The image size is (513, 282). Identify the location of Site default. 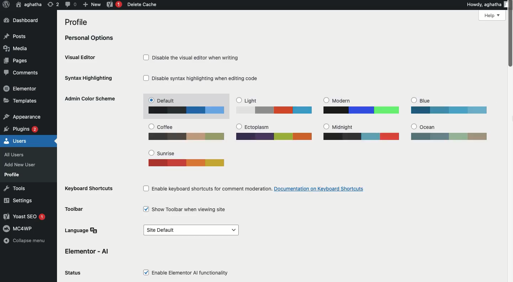
(190, 230).